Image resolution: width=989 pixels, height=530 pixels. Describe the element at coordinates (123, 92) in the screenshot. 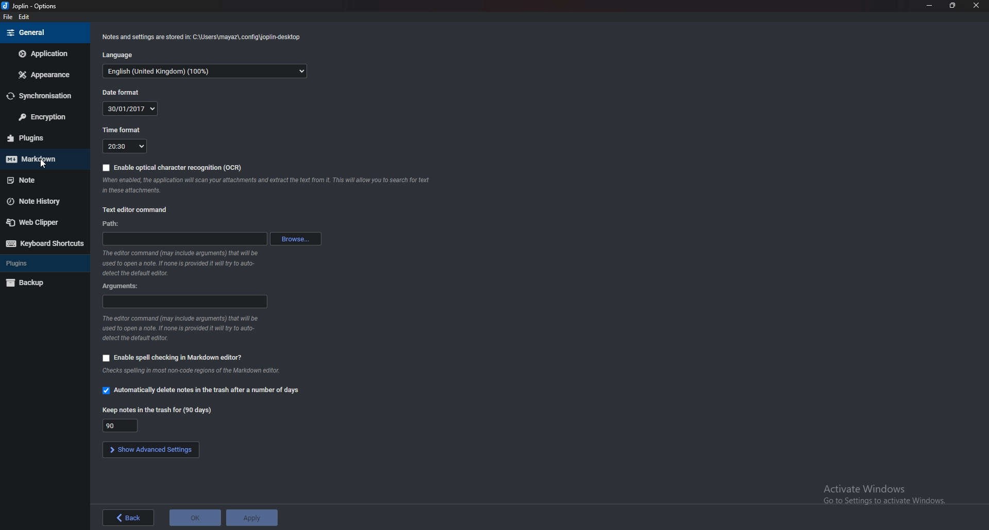

I see `date format` at that location.